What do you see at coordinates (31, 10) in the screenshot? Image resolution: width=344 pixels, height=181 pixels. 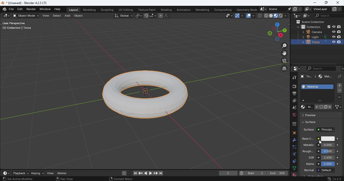 I see `Render` at bounding box center [31, 10].